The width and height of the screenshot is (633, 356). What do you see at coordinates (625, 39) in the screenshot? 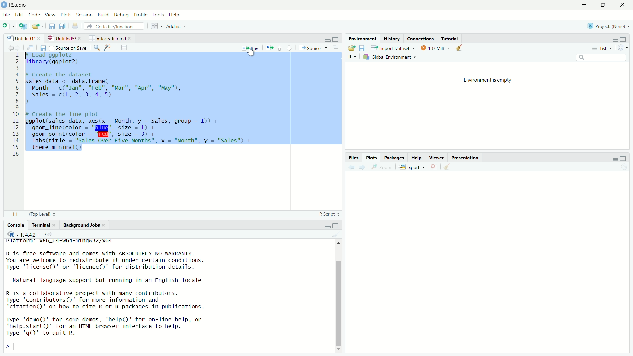
I see `maximize` at bounding box center [625, 39].